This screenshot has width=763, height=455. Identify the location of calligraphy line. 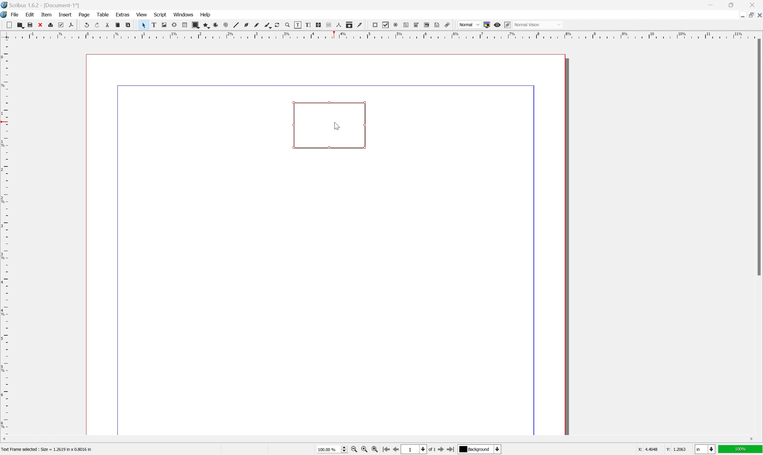
(267, 25).